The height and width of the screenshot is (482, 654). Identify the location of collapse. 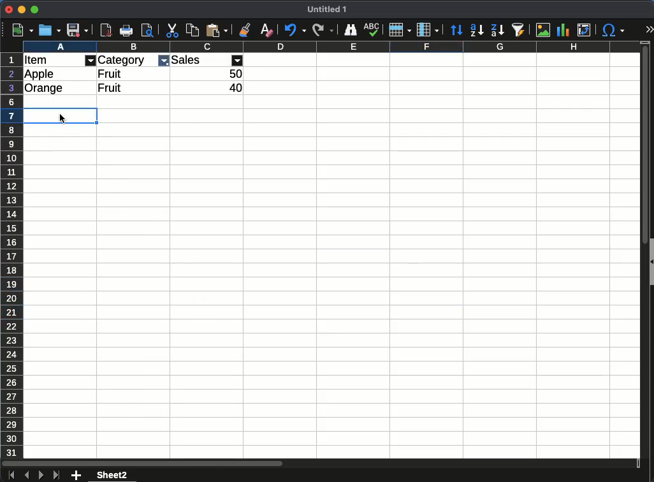
(650, 261).